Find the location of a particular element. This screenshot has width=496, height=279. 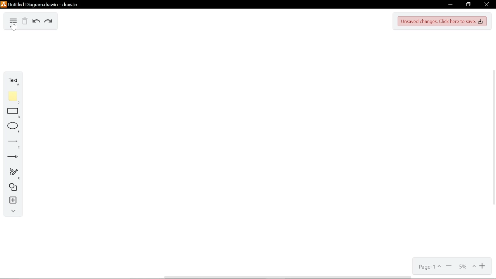

Rectangle is located at coordinates (10, 113).